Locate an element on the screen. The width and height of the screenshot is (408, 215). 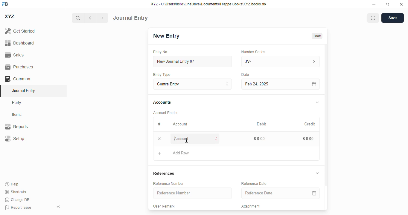
# is located at coordinates (159, 124).